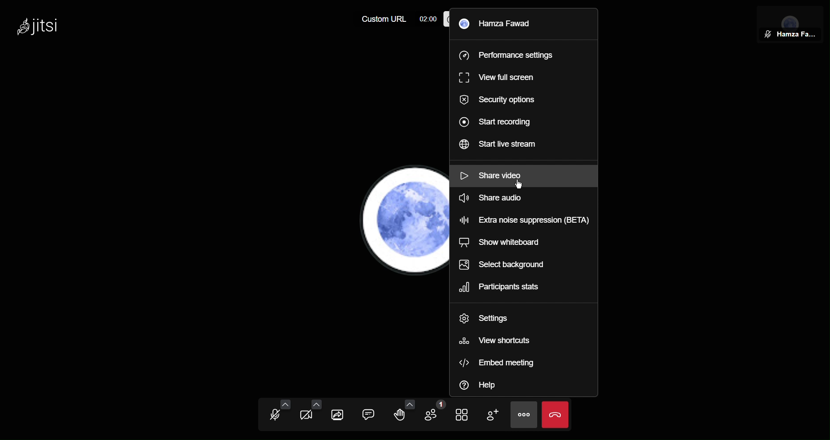 The width and height of the screenshot is (830, 440). I want to click on cursor, so click(521, 185).